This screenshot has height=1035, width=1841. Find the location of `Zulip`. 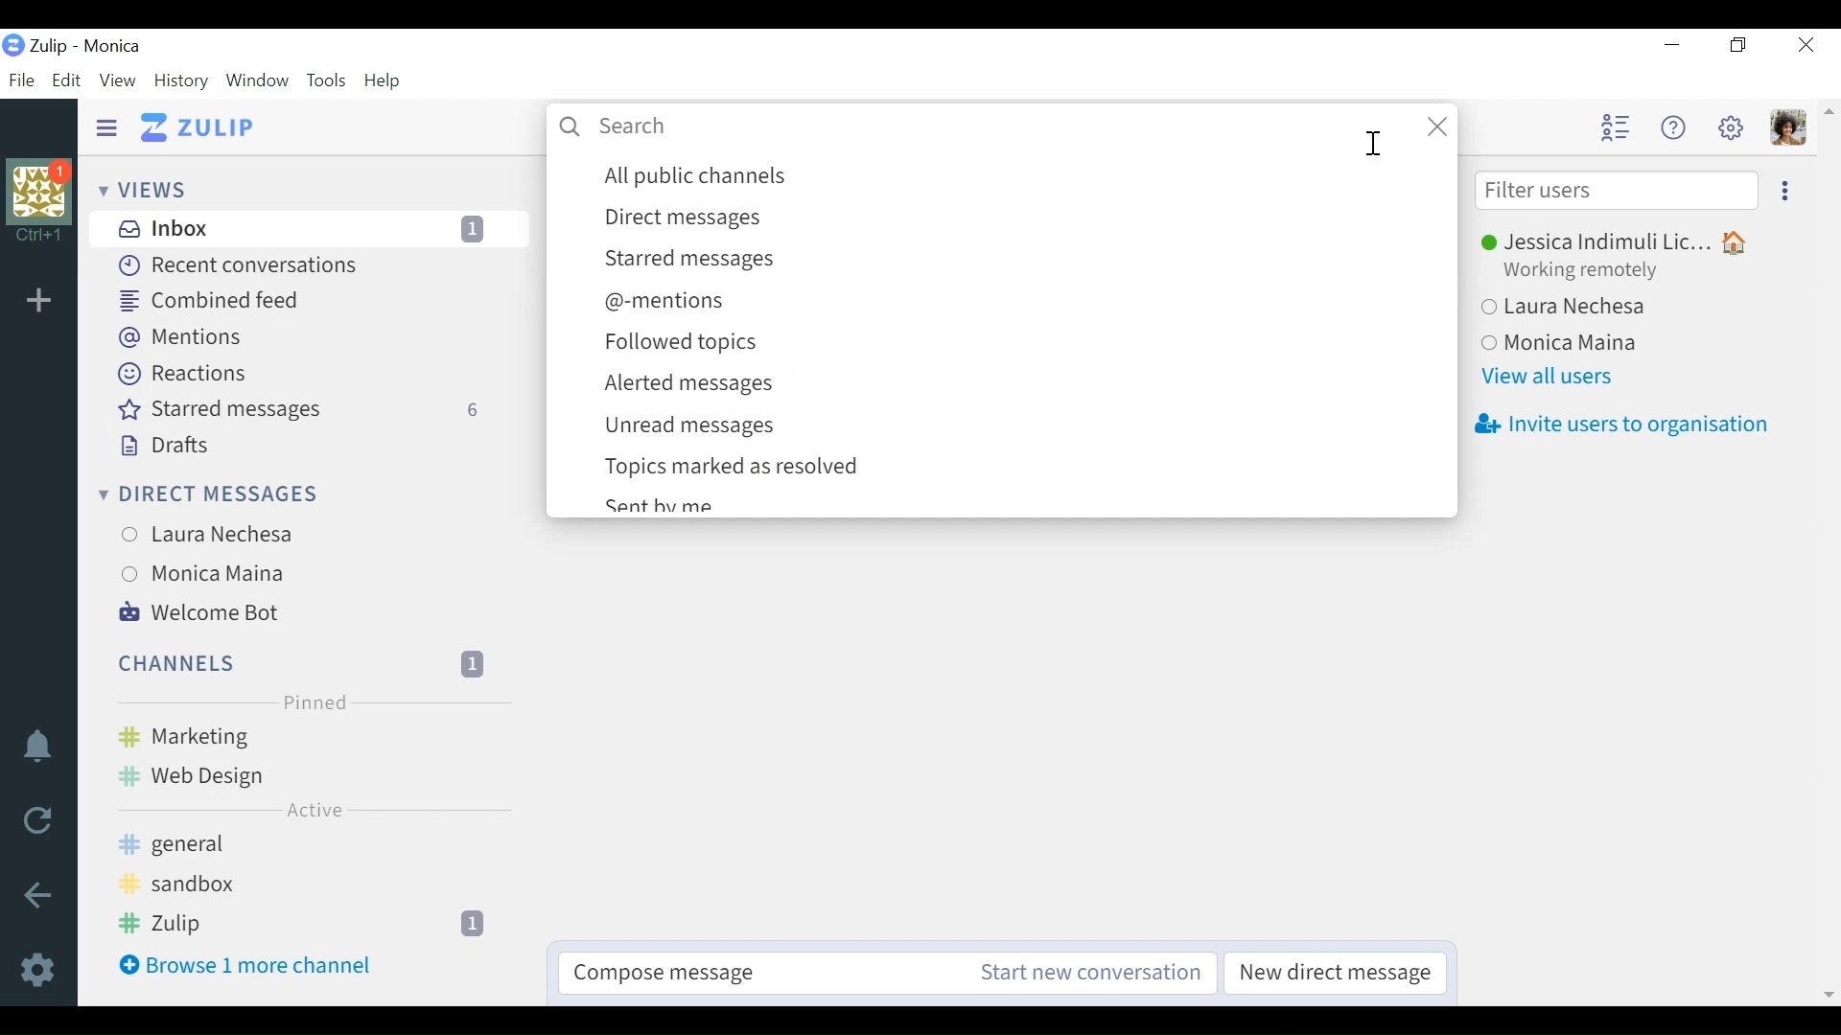

Zulip is located at coordinates (315, 924).